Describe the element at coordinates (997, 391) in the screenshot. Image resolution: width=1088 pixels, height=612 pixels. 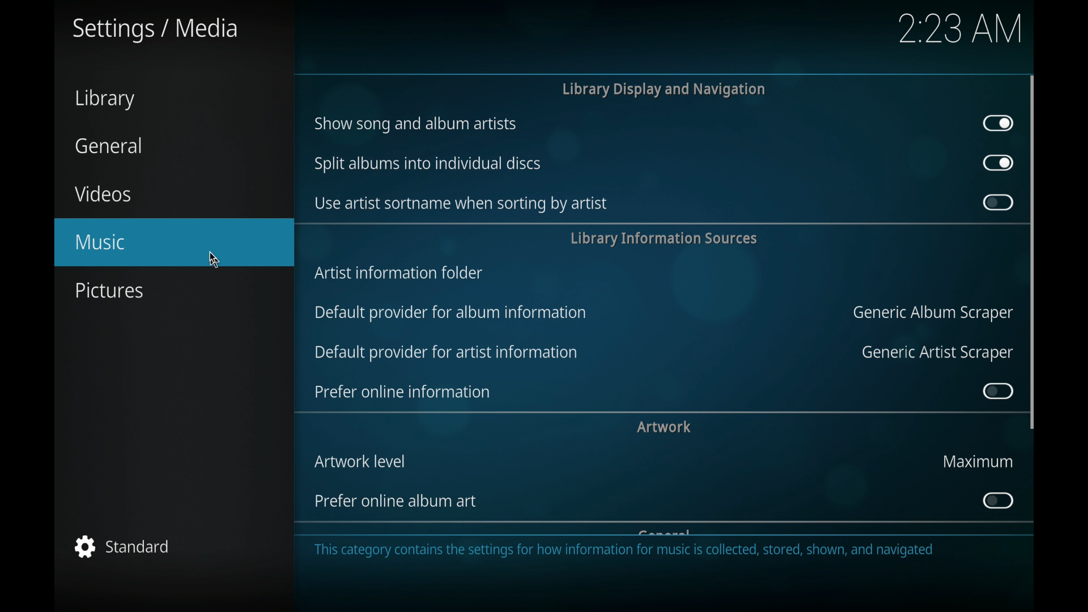
I see `toggle button` at that location.